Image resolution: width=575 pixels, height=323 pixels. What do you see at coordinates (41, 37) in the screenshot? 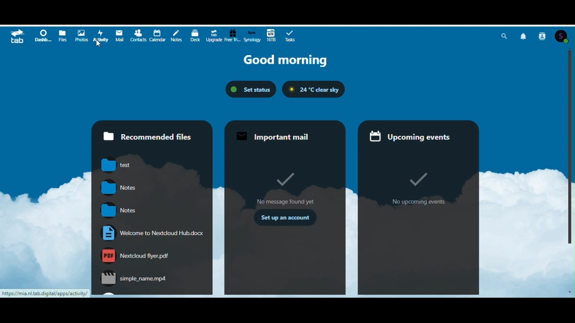
I see `Dashboard` at bounding box center [41, 37].